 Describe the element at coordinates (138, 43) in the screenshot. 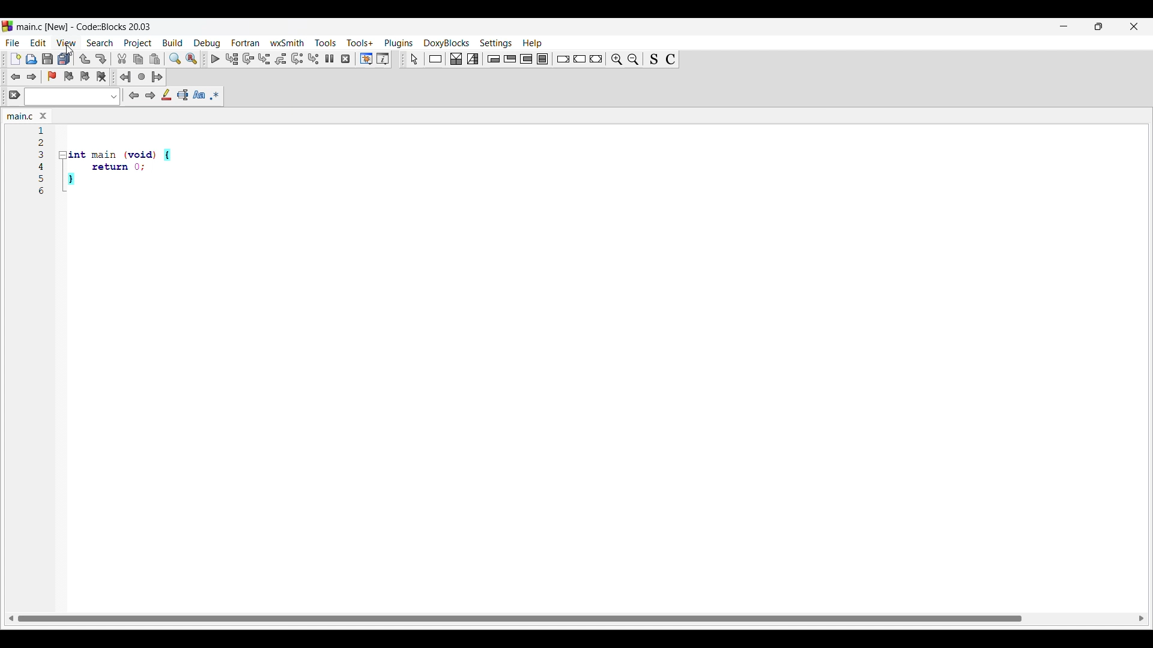

I see `Project menu` at that location.